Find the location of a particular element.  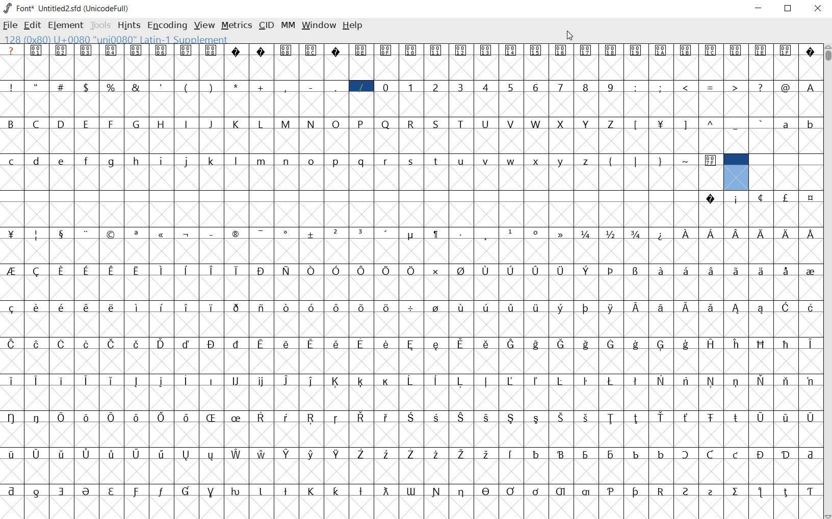

Symbol is located at coordinates (263, 233).